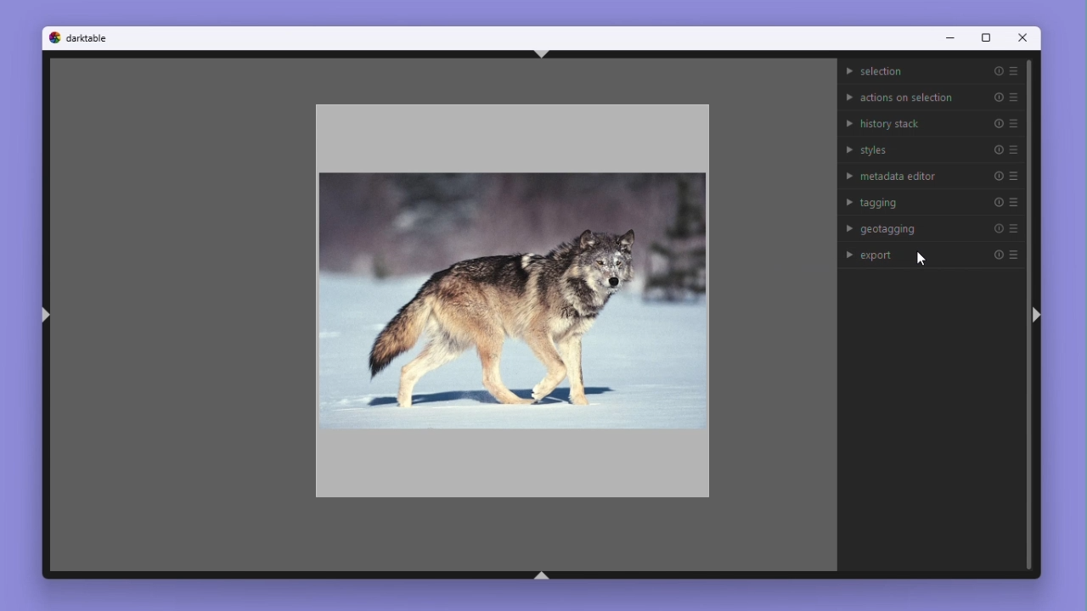 The image size is (1087, 611). What do you see at coordinates (949, 38) in the screenshot?
I see `Minimise` at bounding box center [949, 38].